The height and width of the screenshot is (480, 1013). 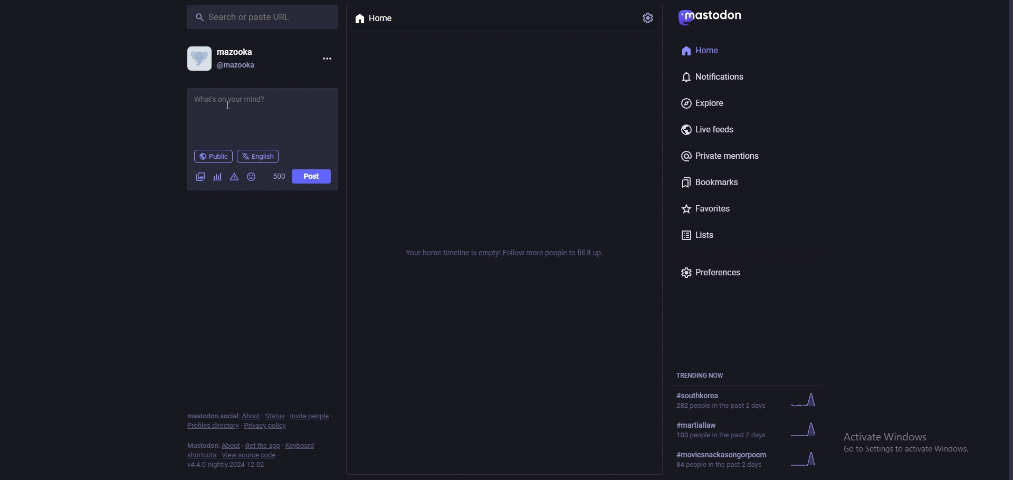 I want to click on View source code, so click(x=252, y=455).